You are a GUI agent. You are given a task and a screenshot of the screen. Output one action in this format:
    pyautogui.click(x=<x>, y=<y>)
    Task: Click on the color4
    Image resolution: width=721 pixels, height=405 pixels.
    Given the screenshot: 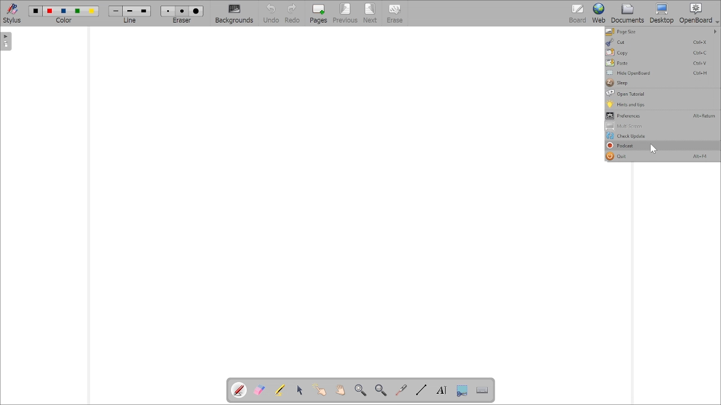 What is the action you would take?
    pyautogui.click(x=77, y=12)
    